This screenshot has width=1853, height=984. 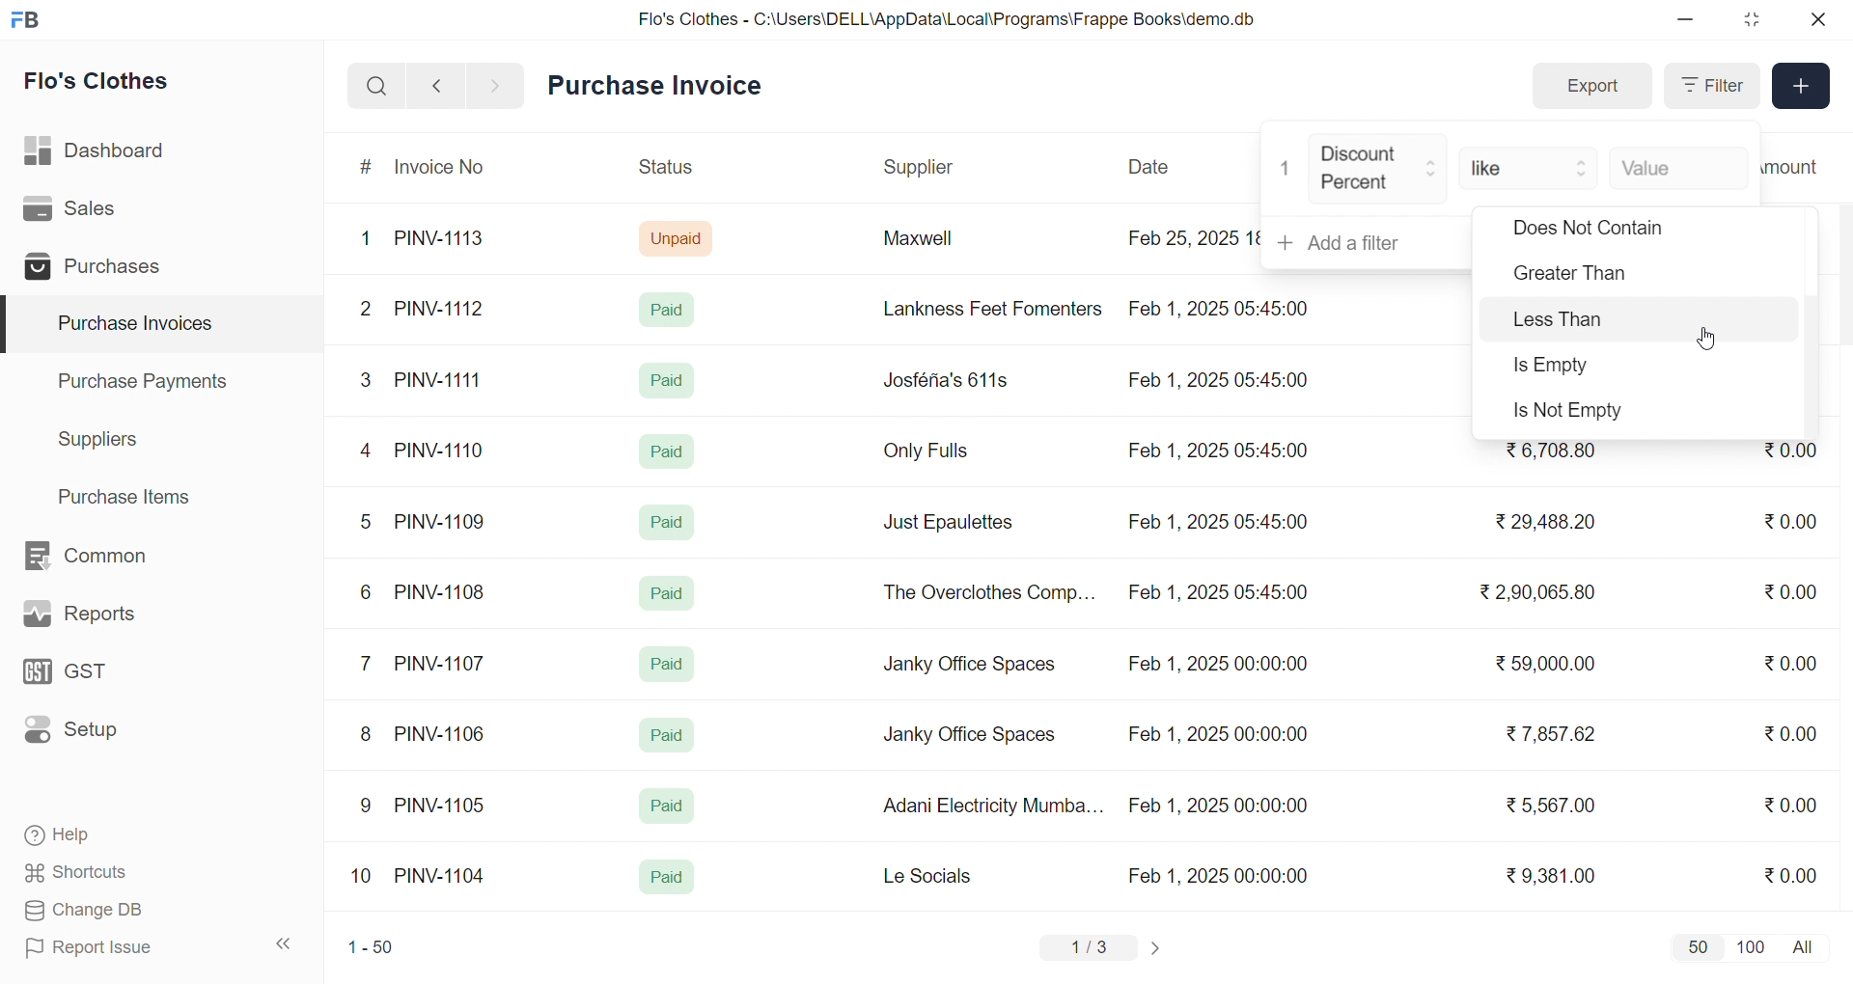 What do you see at coordinates (149, 380) in the screenshot?
I see `Purchase Payments` at bounding box center [149, 380].